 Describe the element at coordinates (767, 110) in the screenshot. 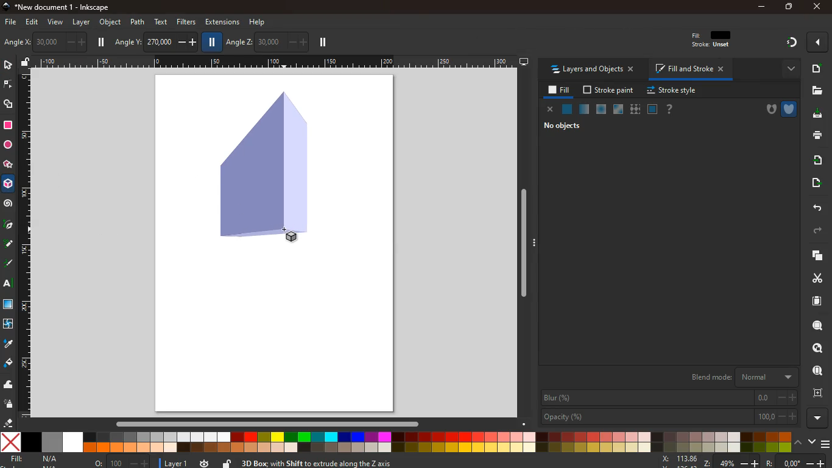

I see `hole` at that location.